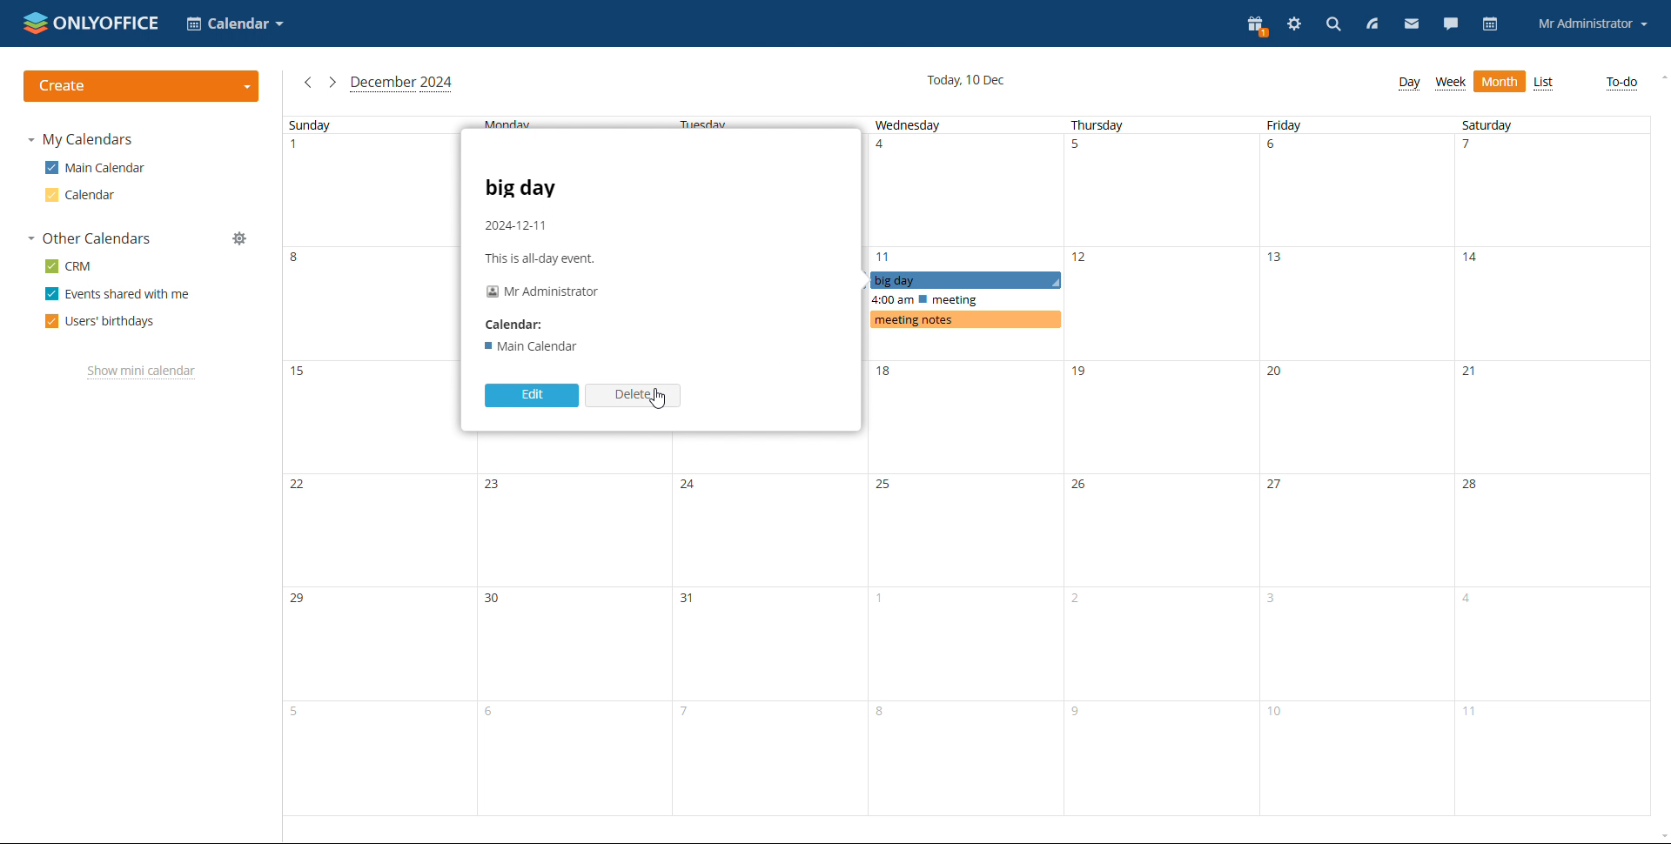 This screenshot has height=844, width=1671. I want to click on other calendars, so click(90, 238).